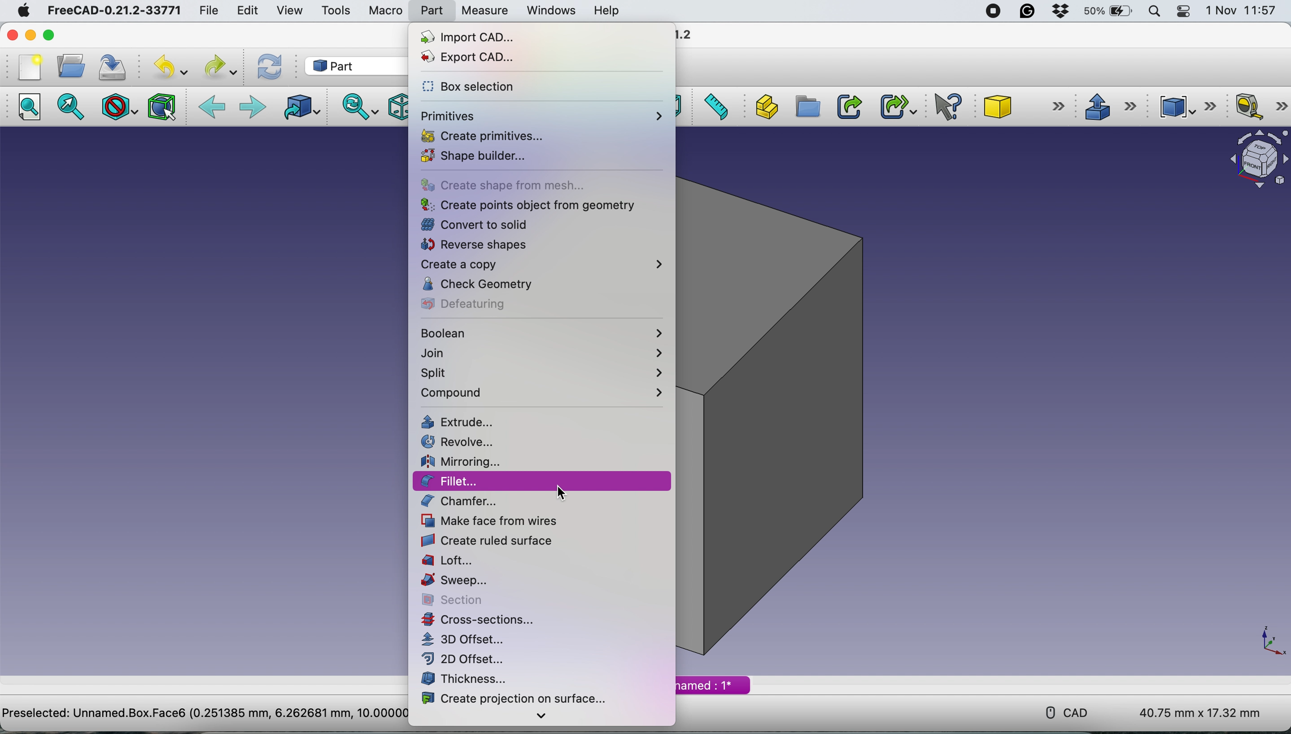  What do you see at coordinates (209, 9) in the screenshot?
I see `file` at bounding box center [209, 9].